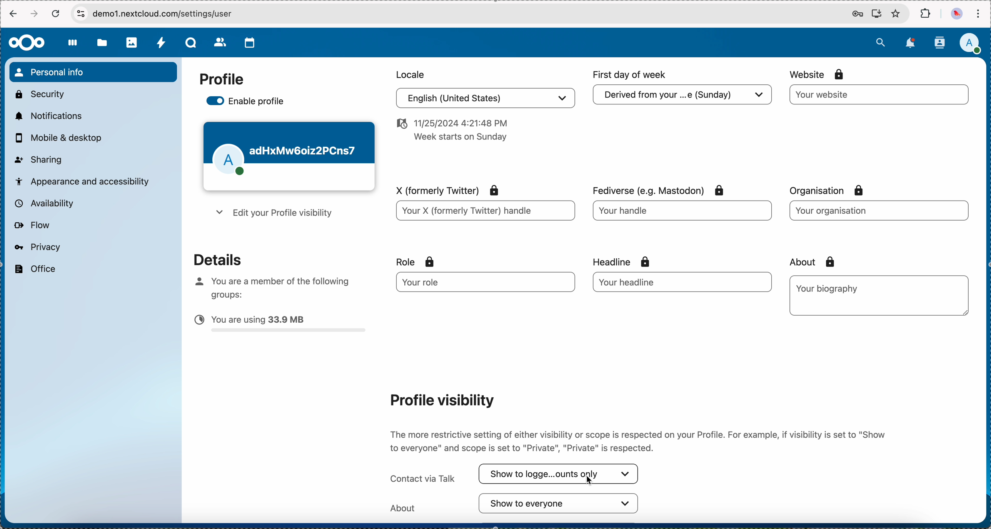  What do you see at coordinates (56, 13) in the screenshot?
I see `refresh the page` at bounding box center [56, 13].